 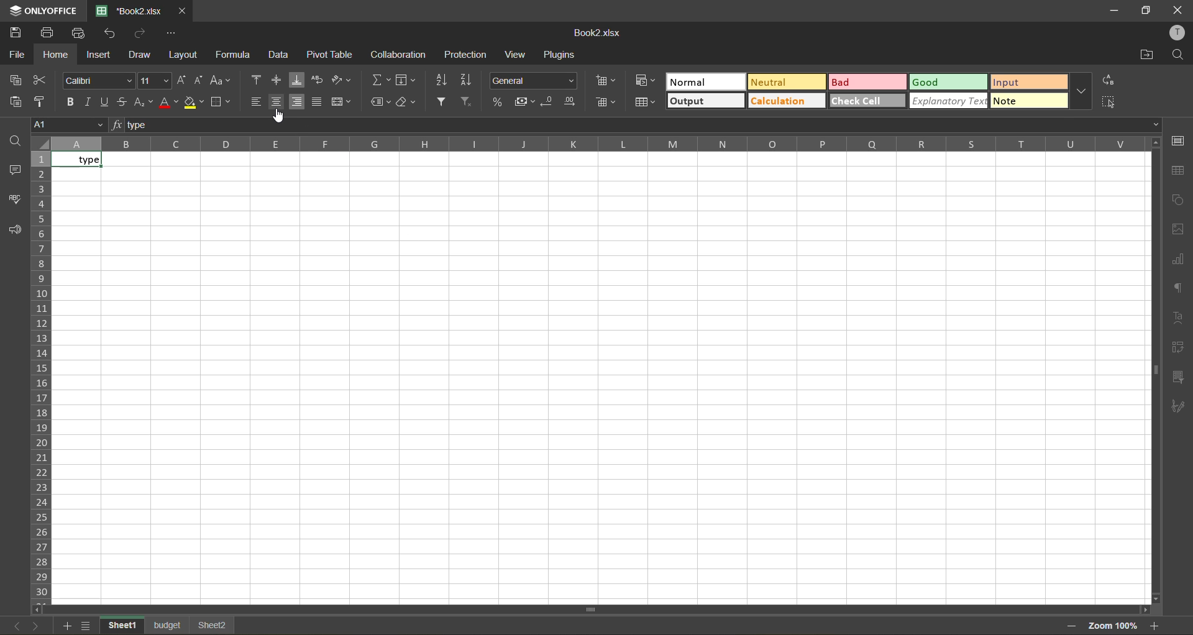 What do you see at coordinates (1178, 172) in the screenshot?
I see `table` at bounding box center [1178, 172].